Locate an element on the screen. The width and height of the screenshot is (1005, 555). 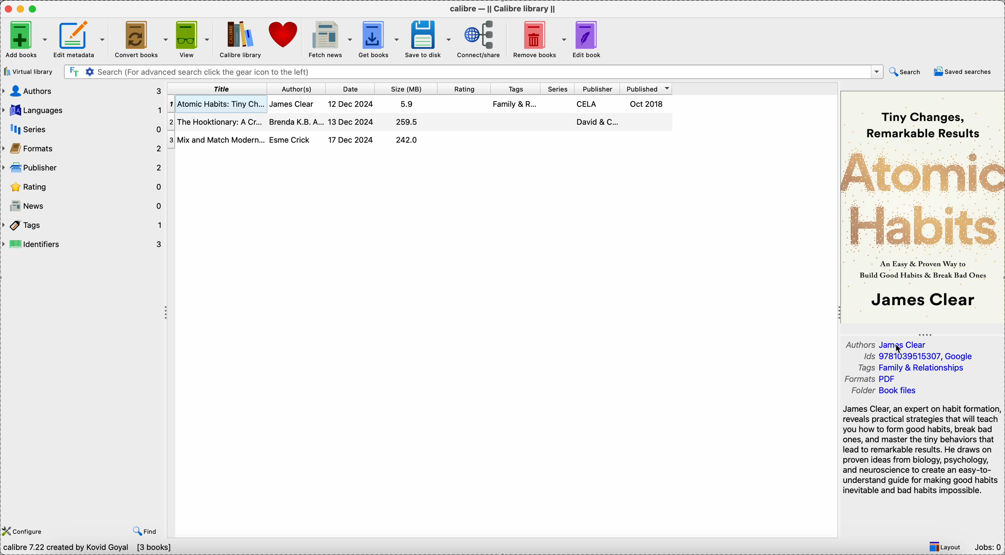
view is located at coordinates (192, 39).